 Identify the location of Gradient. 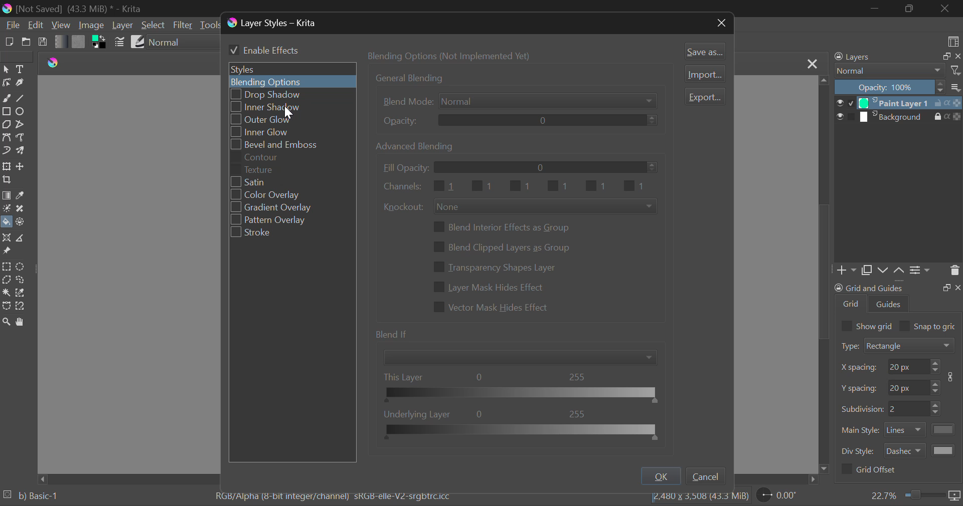
(58, 42).